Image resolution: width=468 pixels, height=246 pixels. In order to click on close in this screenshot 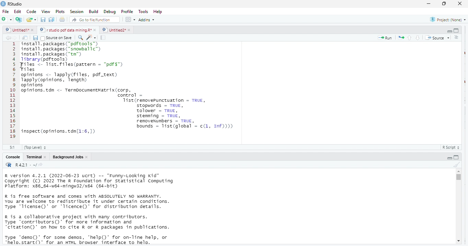, I will do `click(87, 157)`.